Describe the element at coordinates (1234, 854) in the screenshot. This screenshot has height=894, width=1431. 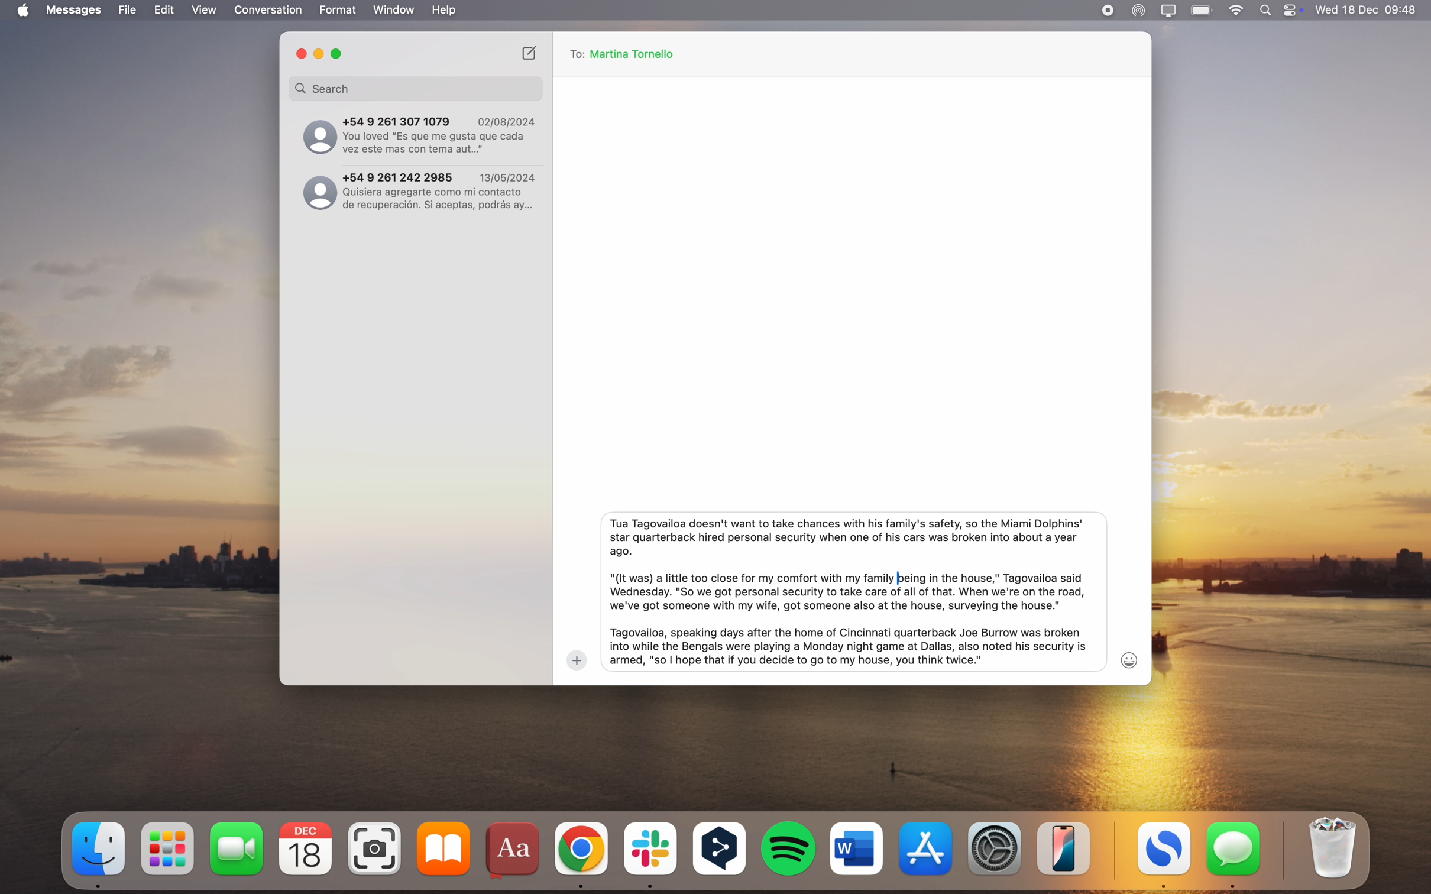
I see `messages` at that location.